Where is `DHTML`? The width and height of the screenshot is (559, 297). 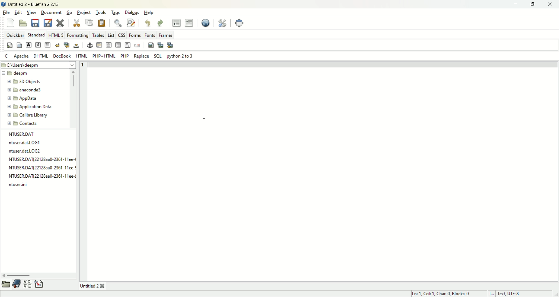 DHTML is located at coordinates (41, 56).